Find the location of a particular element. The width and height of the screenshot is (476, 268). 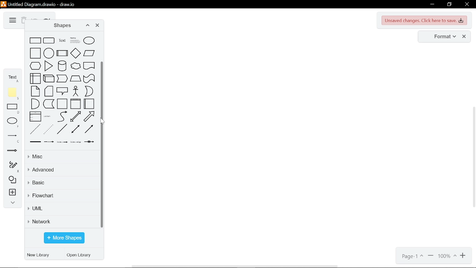

cloud is located at coordinates (75, 66).